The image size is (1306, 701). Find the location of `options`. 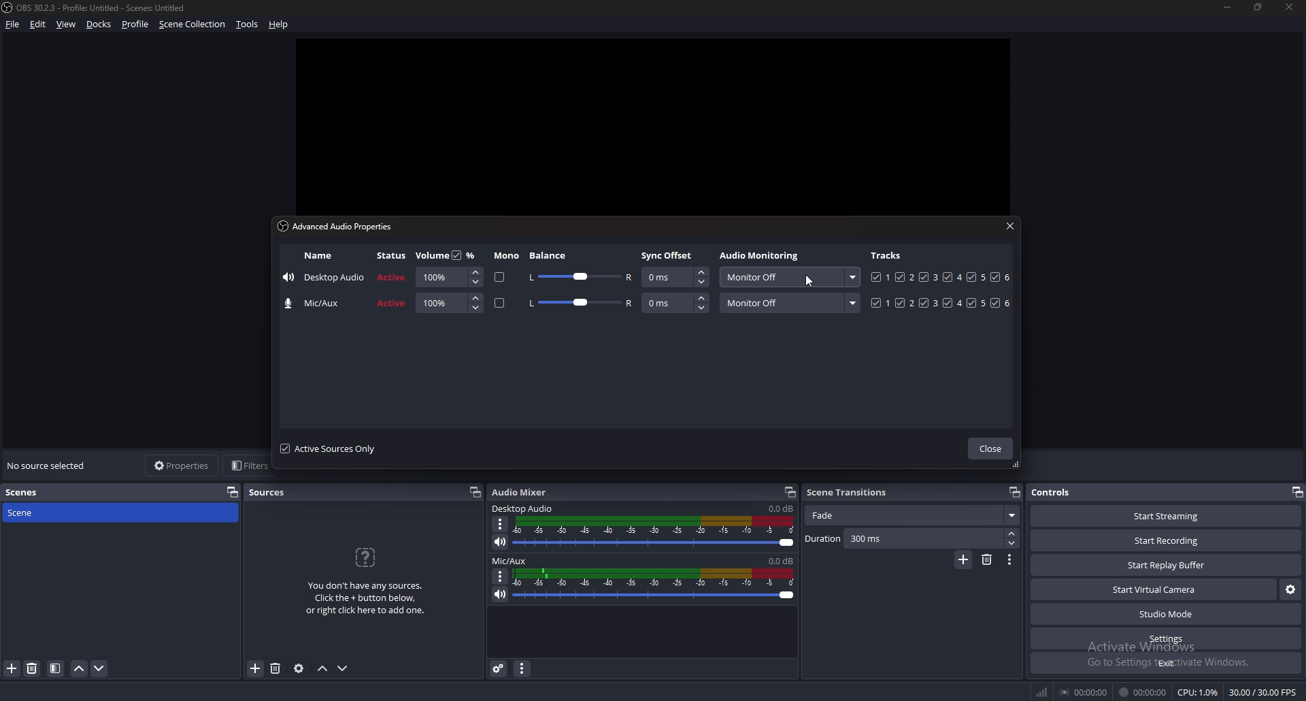

options is located at coordinates (503, 524).